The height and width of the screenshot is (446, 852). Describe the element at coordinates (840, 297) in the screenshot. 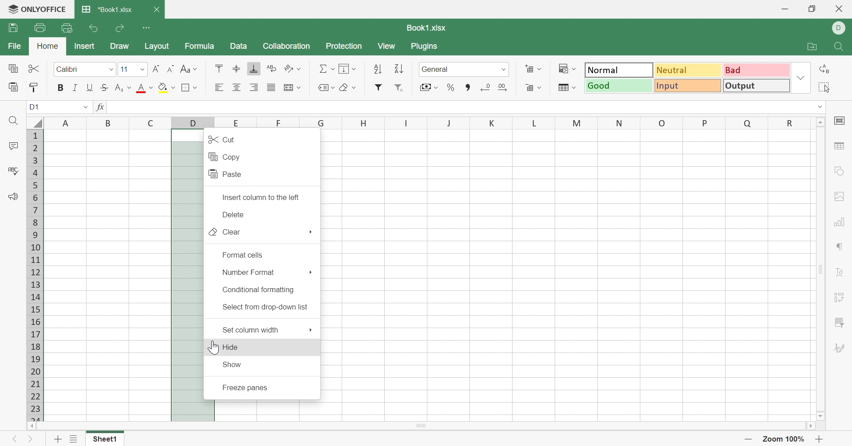

I see `Pivot Table settings` at that location.